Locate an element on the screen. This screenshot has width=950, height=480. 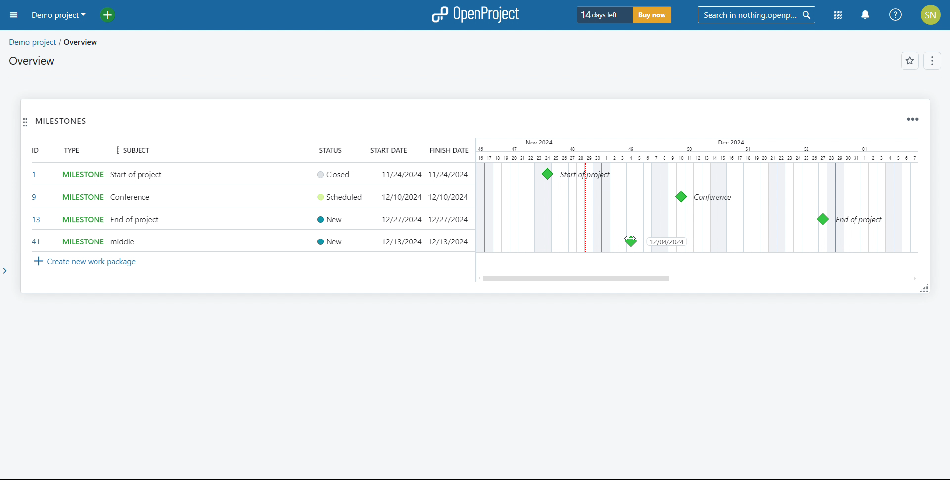
type is located at coordinates (71, 150).